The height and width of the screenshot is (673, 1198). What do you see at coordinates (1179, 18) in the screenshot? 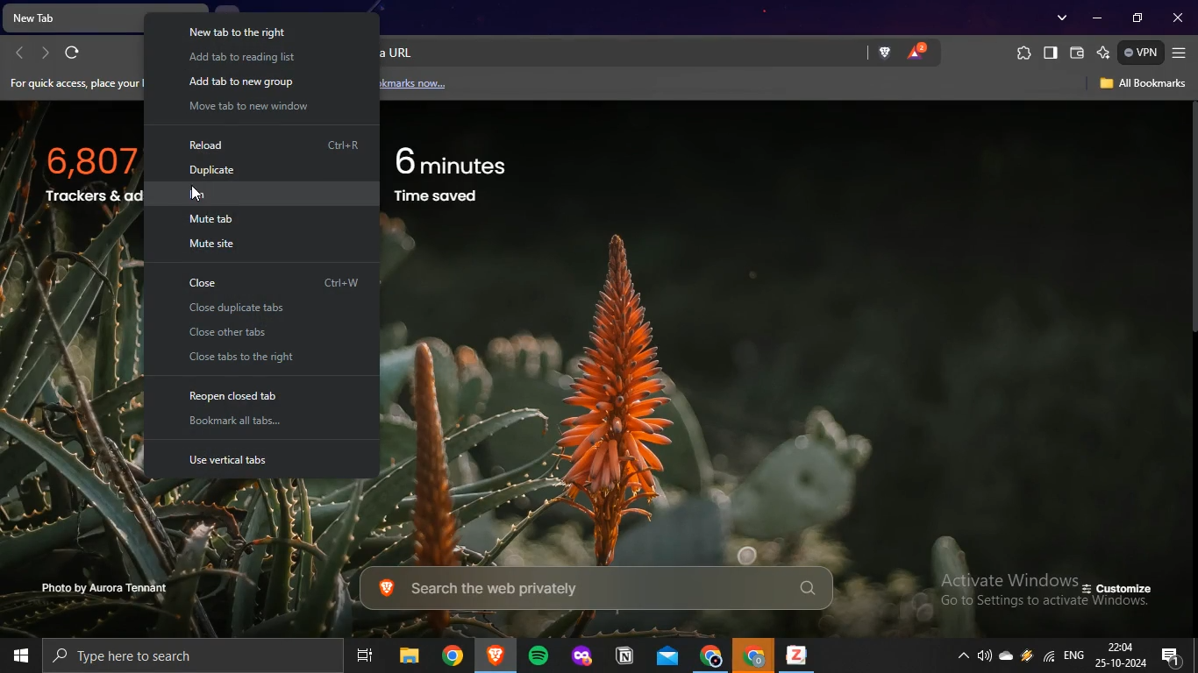
I see `close` at bounding box center [1179, 18].